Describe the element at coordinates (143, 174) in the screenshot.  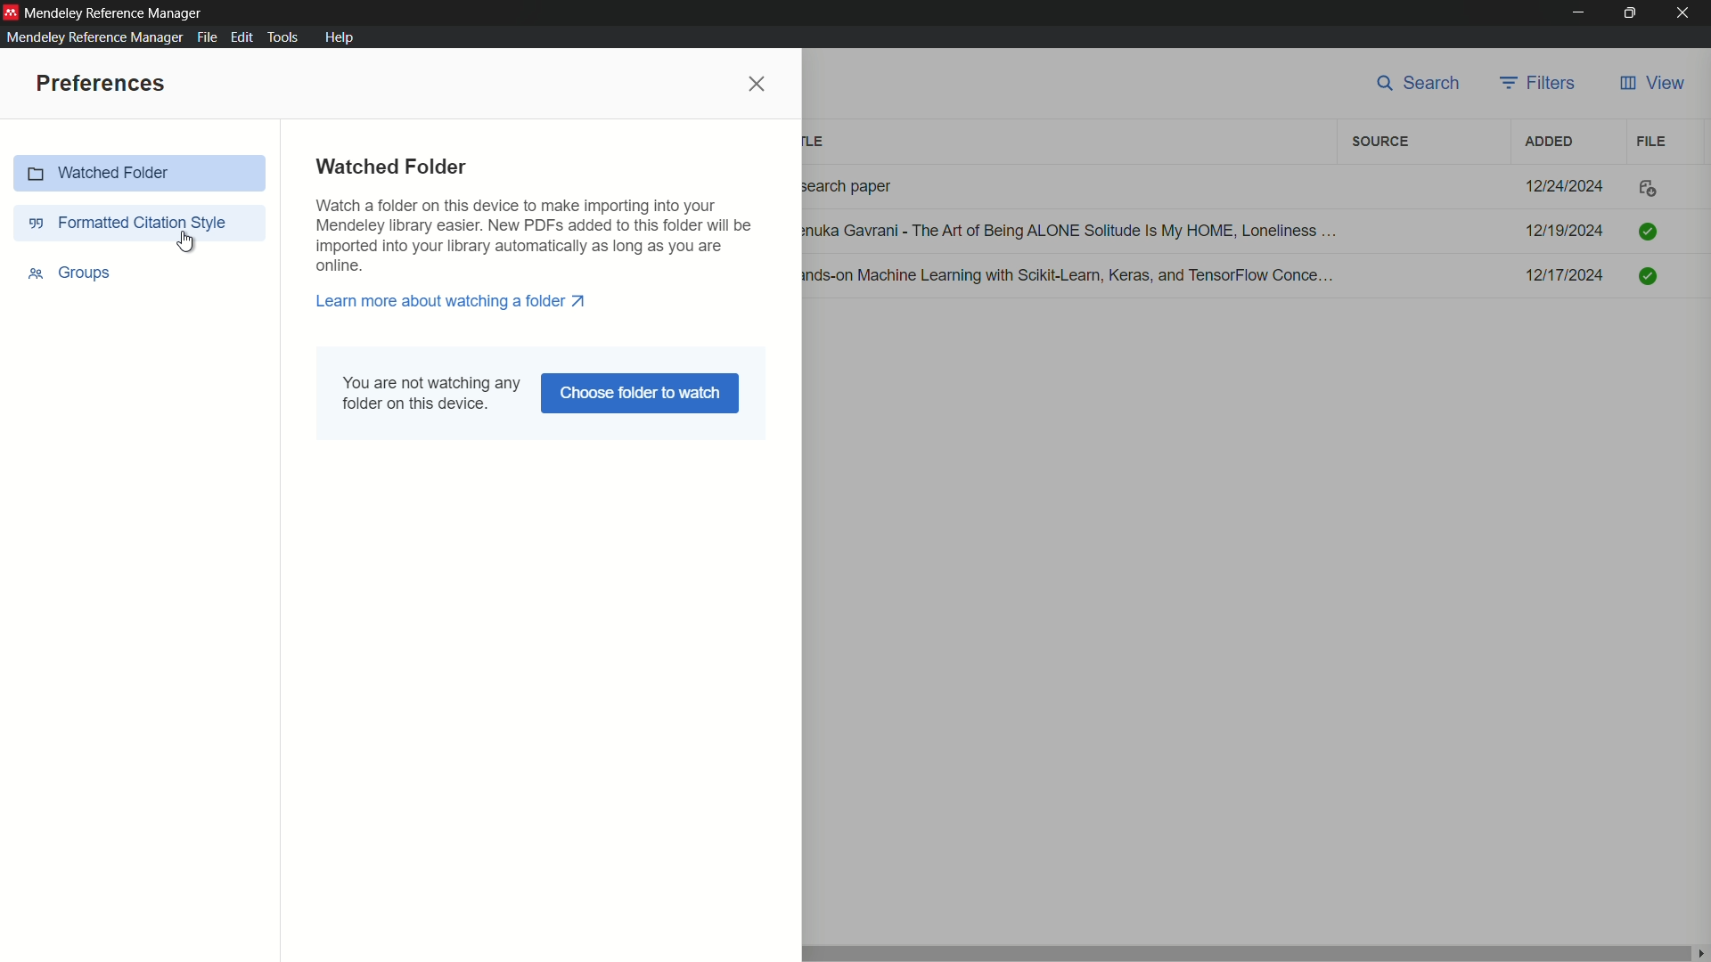
I see `watch folder` at that location.